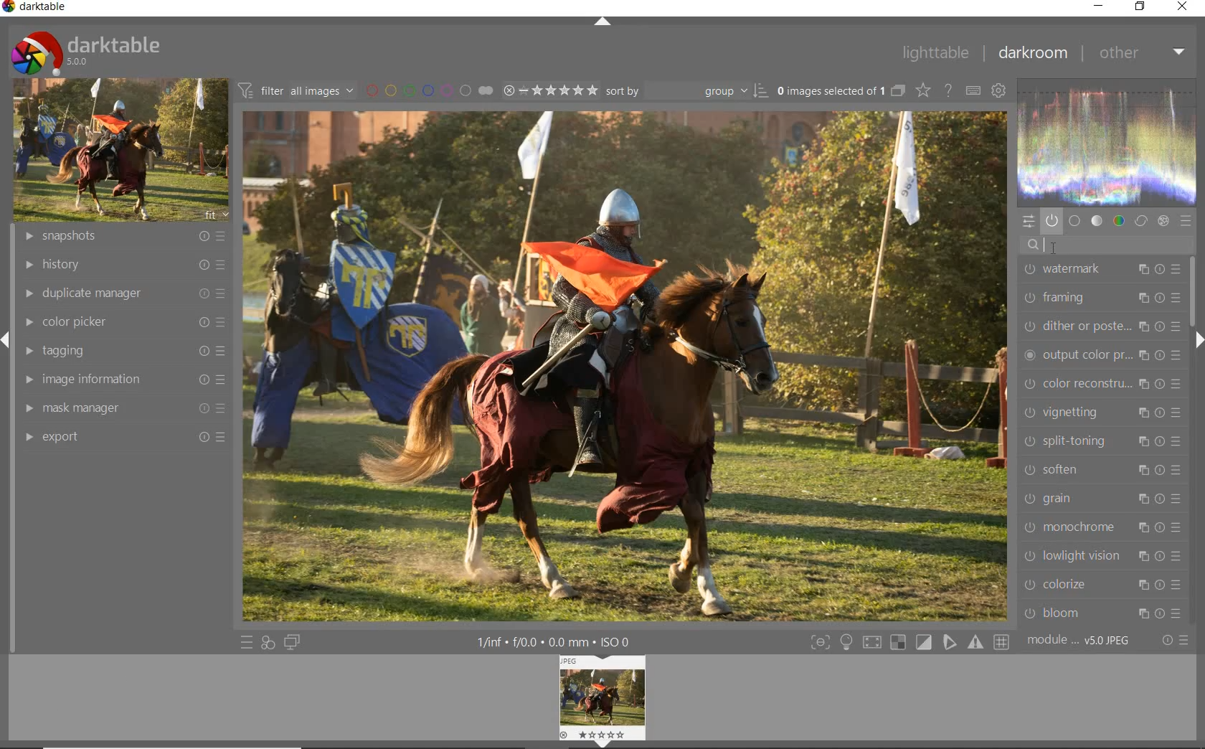  Describe the element at coordinates (948, 93) in the screenshot. I see `enable for online help` at that location.